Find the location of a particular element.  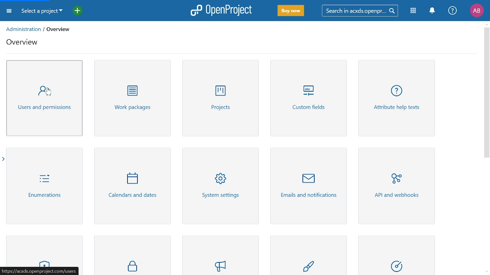

Notification is located at coordinates (432, 11).